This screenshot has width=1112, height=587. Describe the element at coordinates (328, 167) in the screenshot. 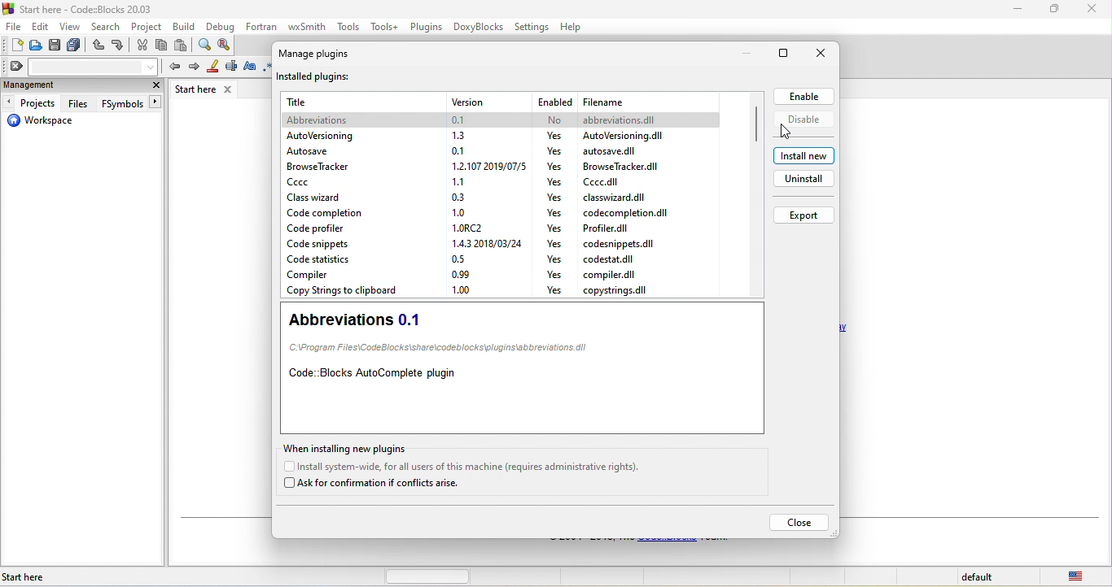

I see `browse tracker` at that location.